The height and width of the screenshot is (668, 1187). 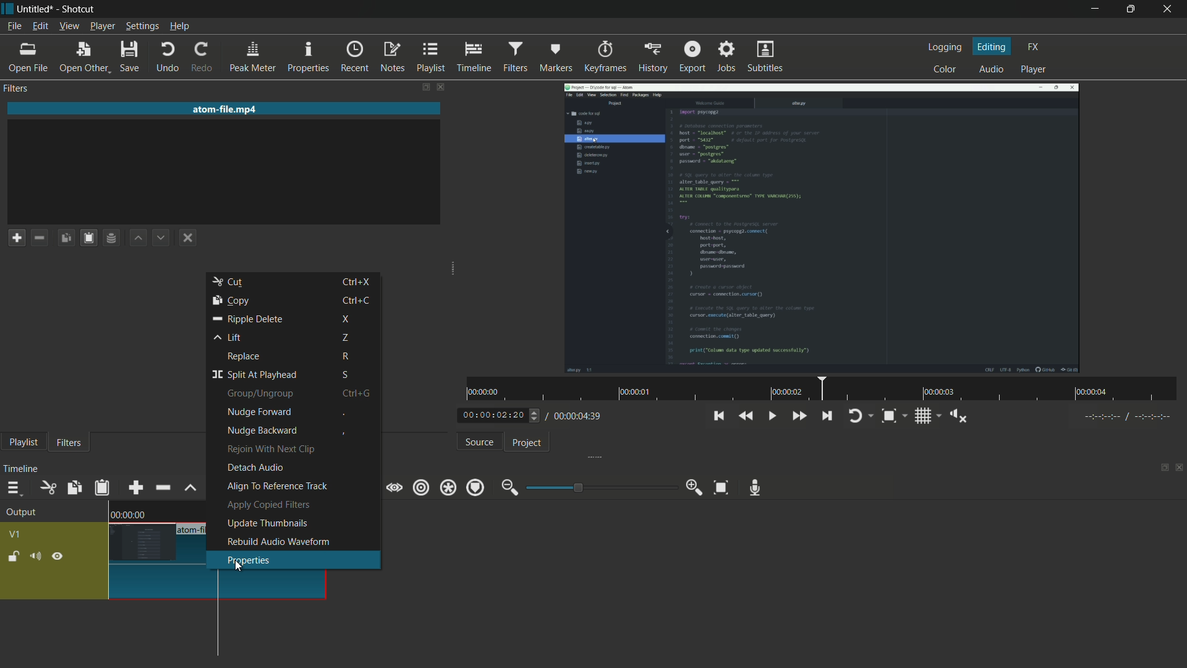 I want to click on v1, so click(x=14, y=536).